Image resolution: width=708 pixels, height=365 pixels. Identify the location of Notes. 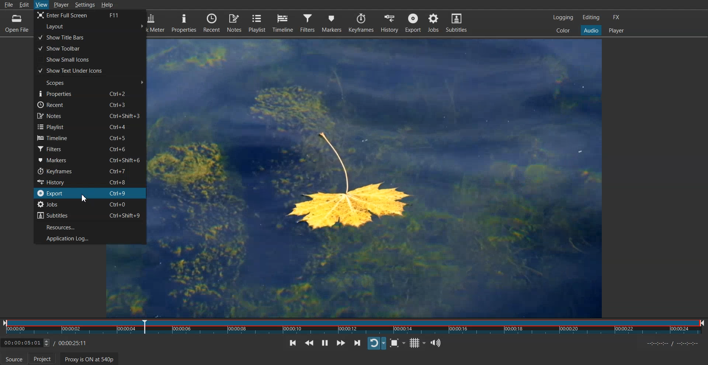
(90, 116).